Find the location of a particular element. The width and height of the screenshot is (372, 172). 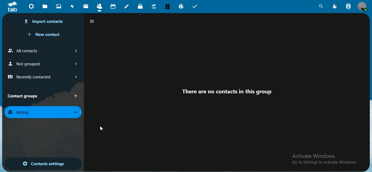

all contacts is located at coordinates (41, 50).